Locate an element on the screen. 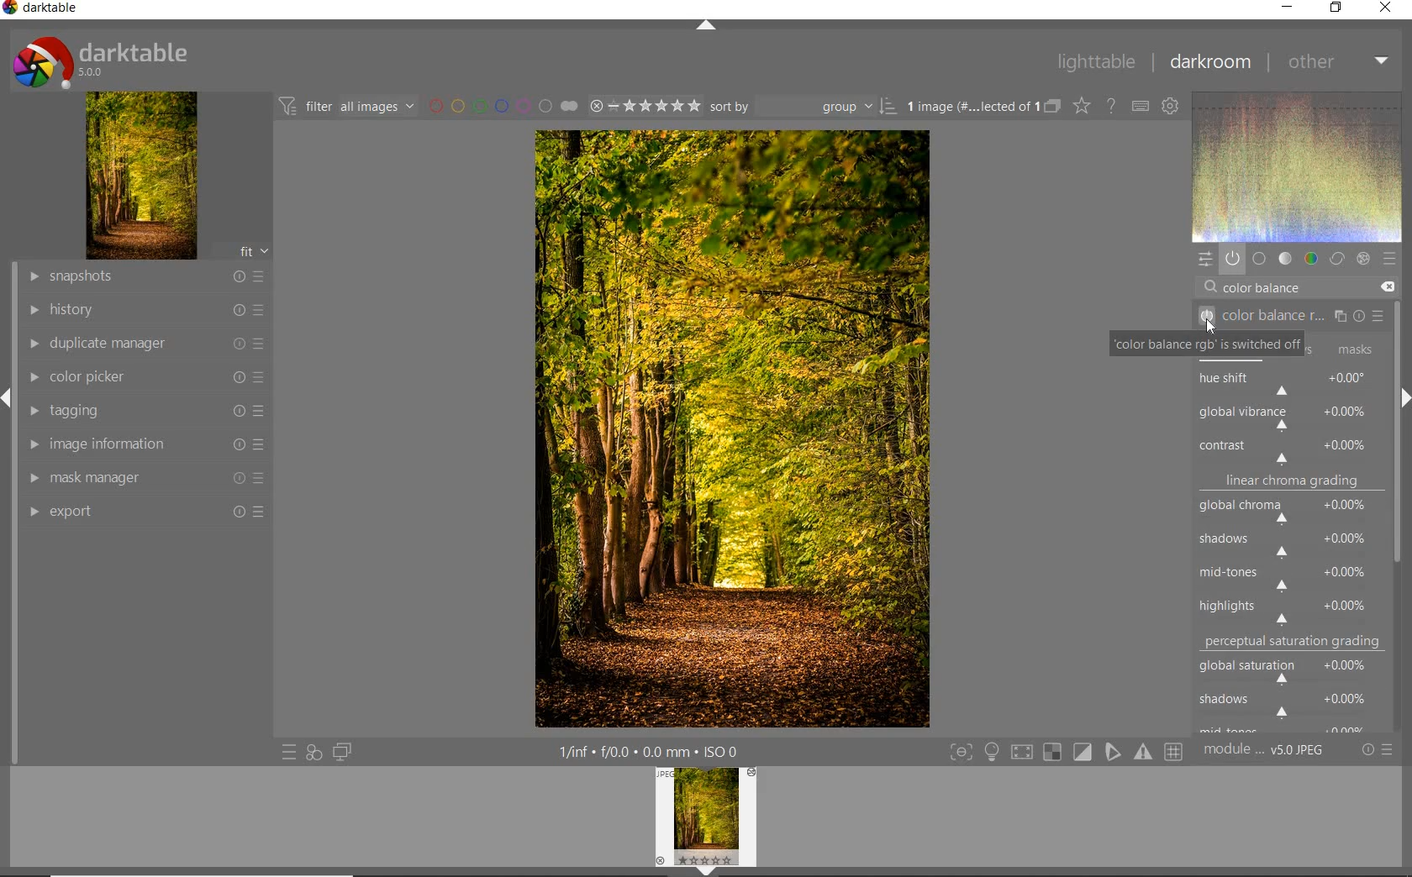  scrollbar is located at coordinates (1399, 333).